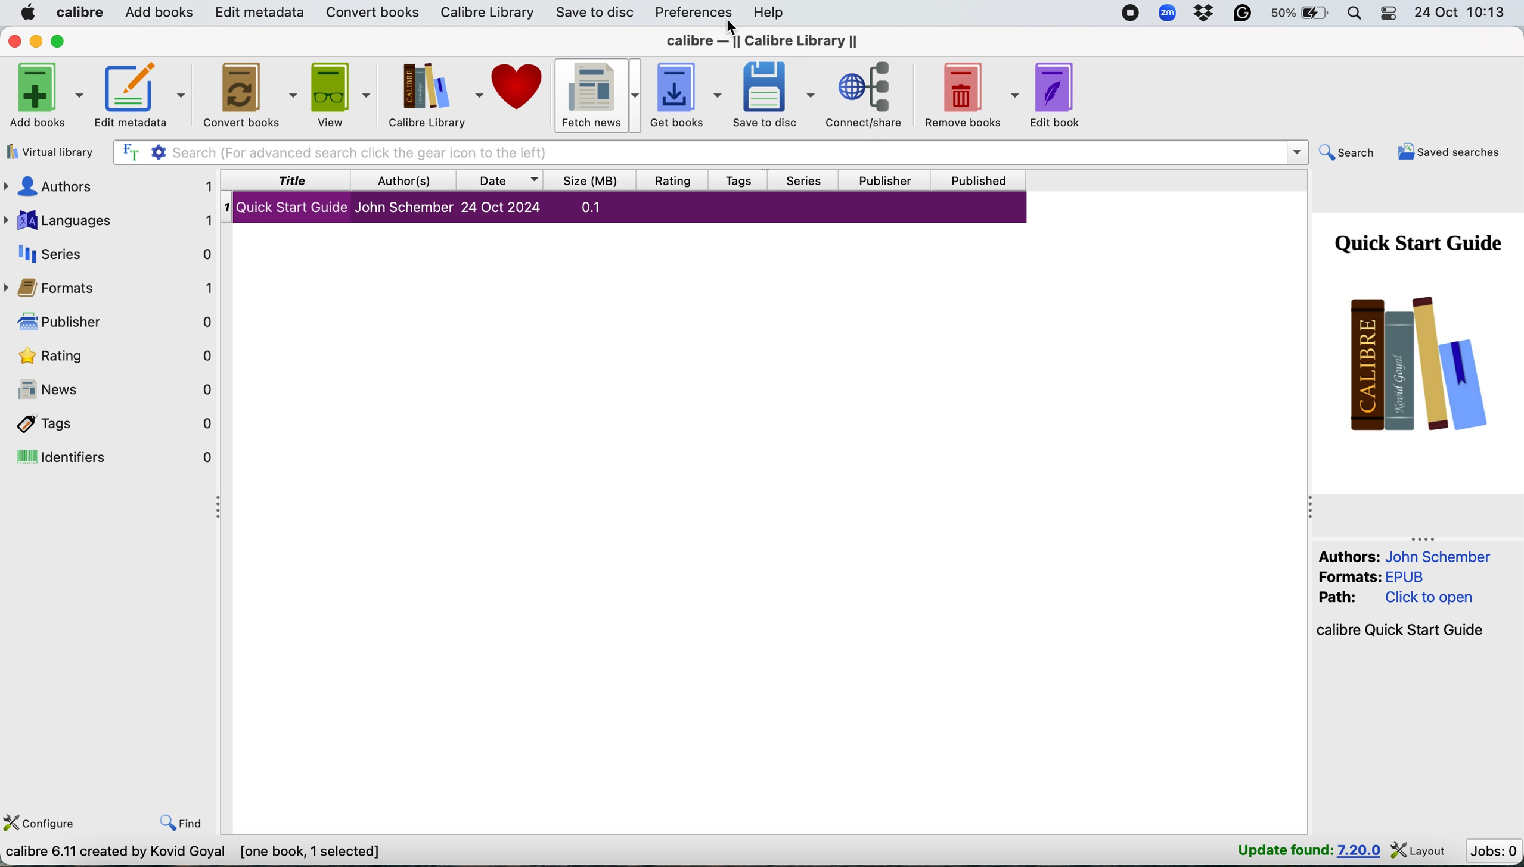 This screenshot has width=1524, height=867. I want to click on zoom, so click(1166, 13).